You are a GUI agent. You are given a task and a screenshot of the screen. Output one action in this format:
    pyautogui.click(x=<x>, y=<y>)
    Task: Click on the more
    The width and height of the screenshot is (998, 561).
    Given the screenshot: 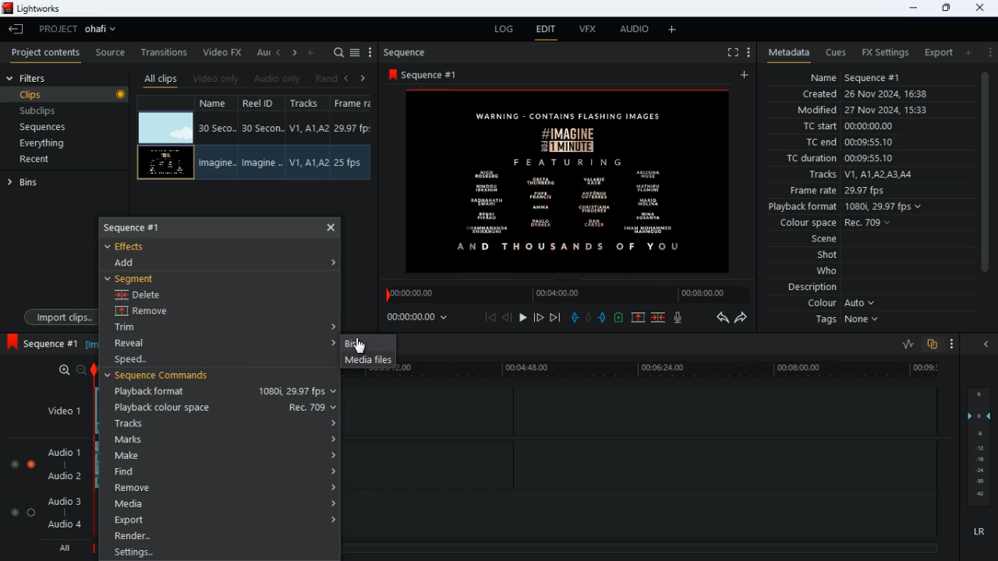 What is the action you would take?
    pyautogui.click(x=370, y=52)
    